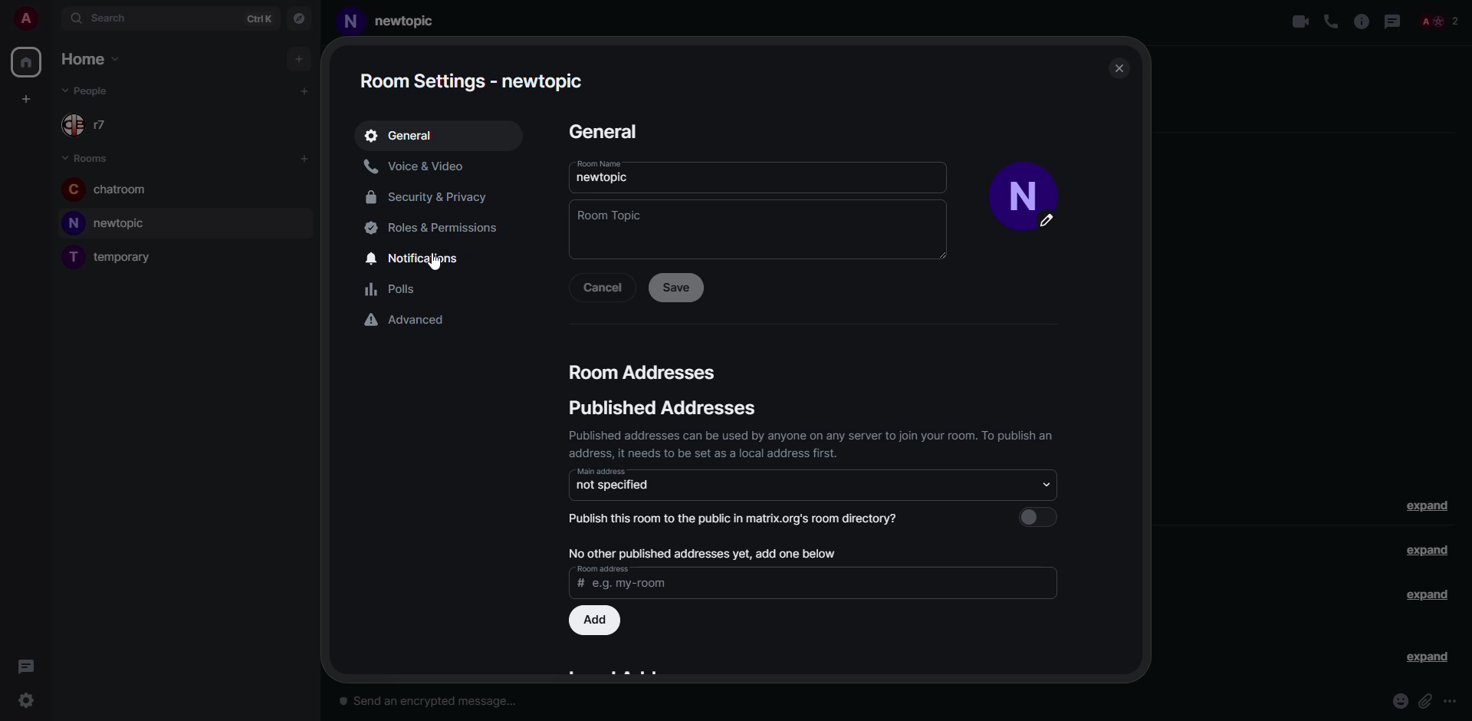  What do you see at coordinates (613, 471) in the screenshot?
I see `mini address` at bounding box center [613, 471].